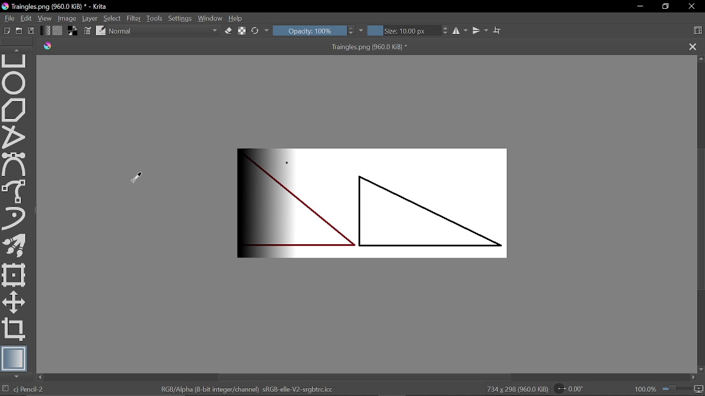 The image size is (705, 396). What do you see at coordinates (693, 46) in the screenshot?
I see `Close tab` at bounding box center [693, 46].